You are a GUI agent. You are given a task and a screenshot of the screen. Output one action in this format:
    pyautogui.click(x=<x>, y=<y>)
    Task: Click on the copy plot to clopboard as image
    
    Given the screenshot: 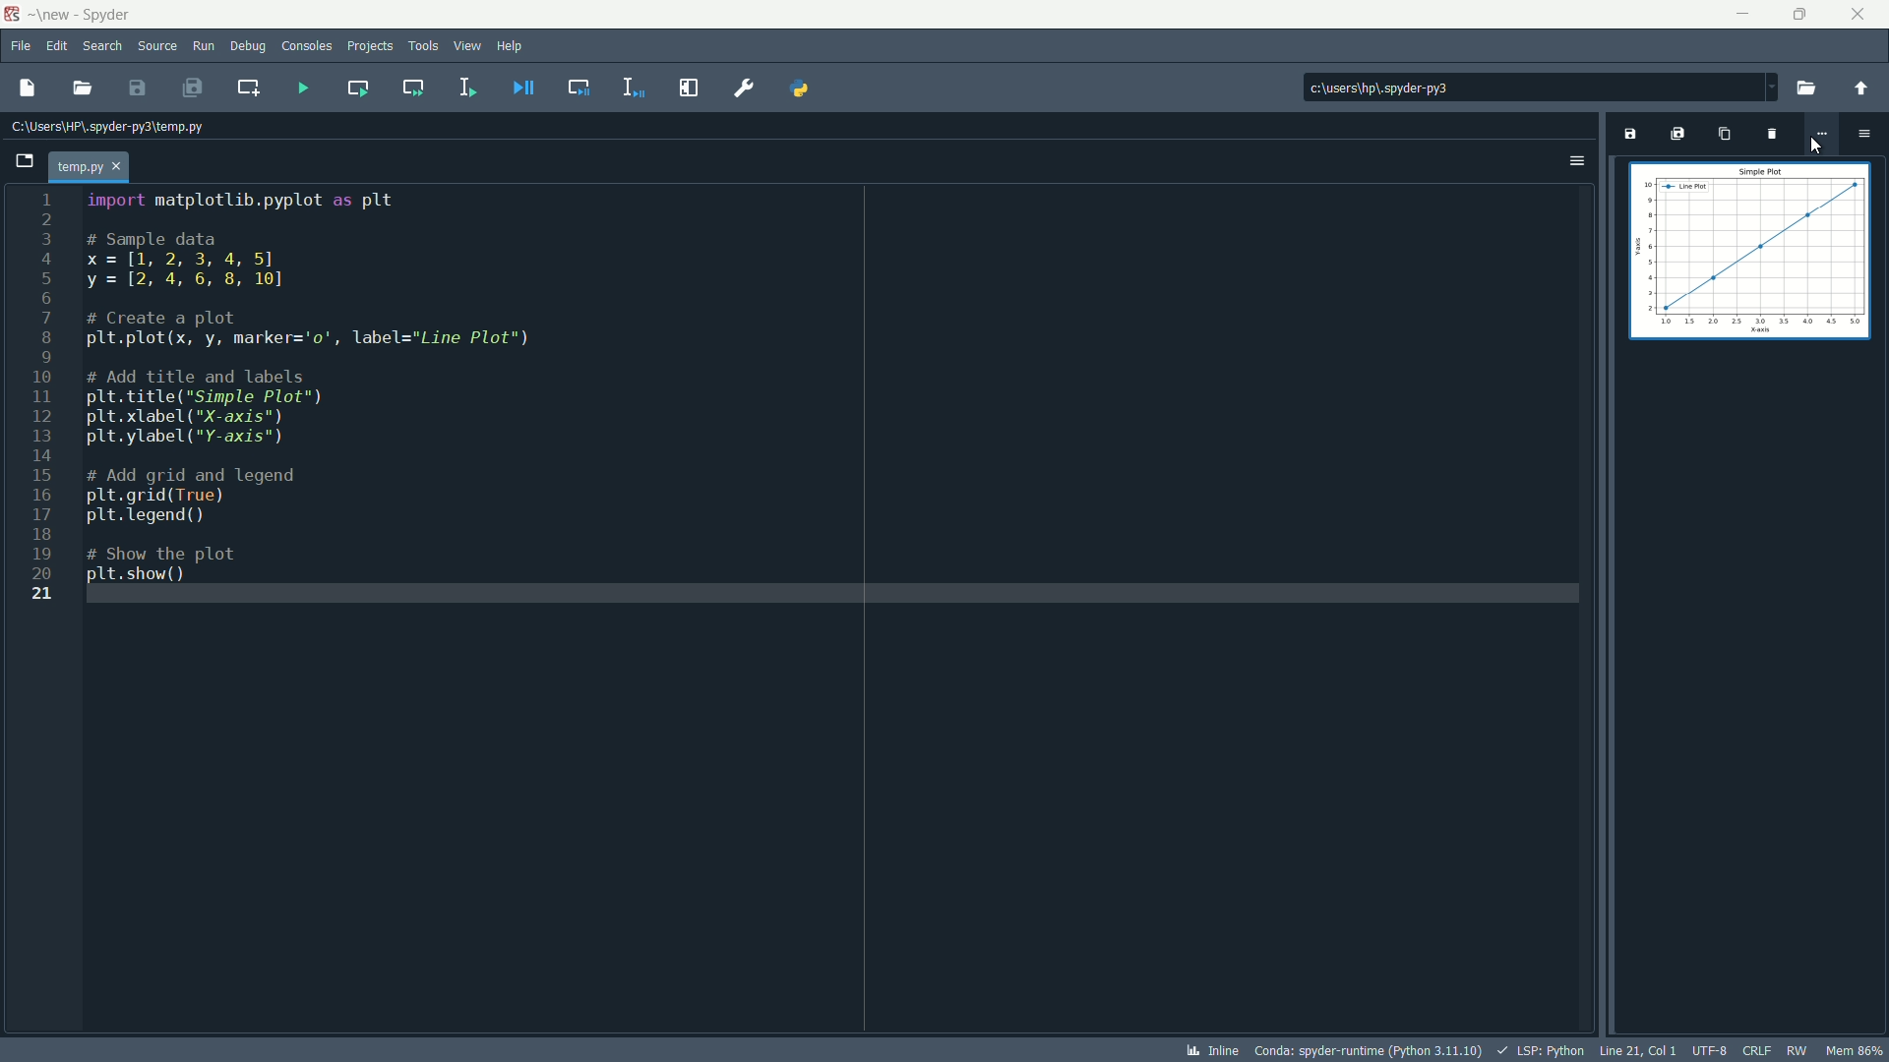 What is the action you would take?
    pyautogui.click(x=1723, y=137)
    